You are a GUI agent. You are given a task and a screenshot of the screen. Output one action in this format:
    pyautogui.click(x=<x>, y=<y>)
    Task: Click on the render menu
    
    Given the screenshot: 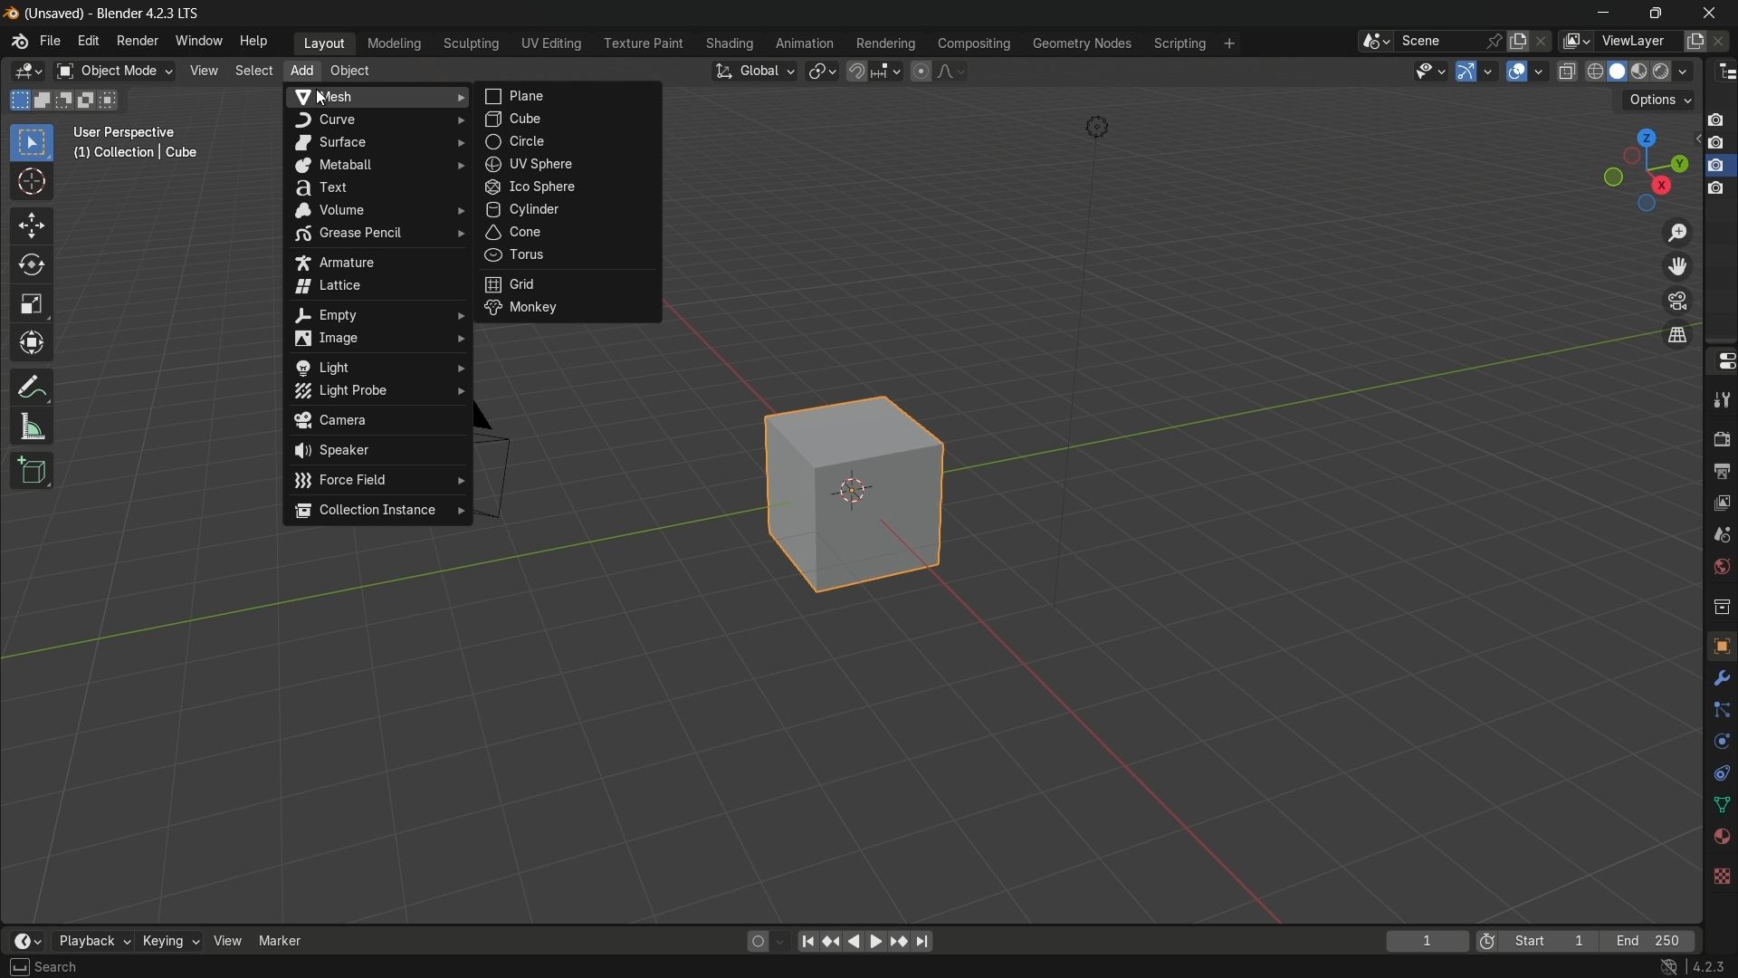 What is the action you would take?
    pyautogui.click(x=138, y=41)
    